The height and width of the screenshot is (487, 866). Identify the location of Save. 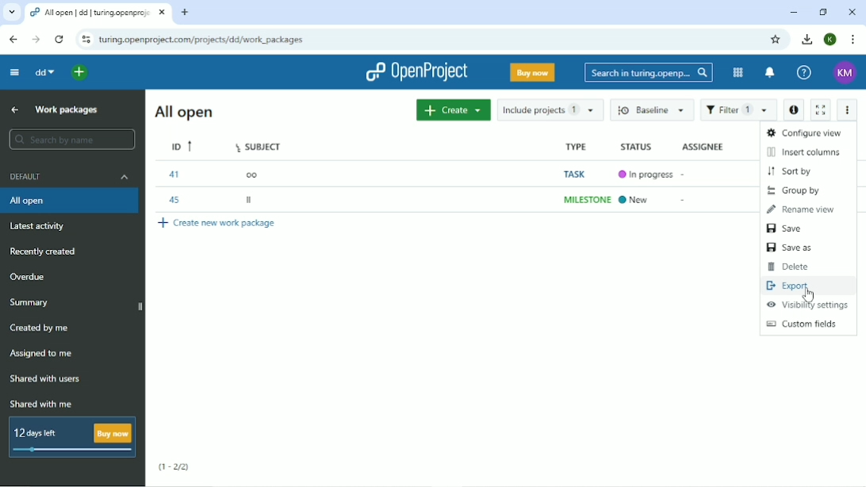
(787, 228).